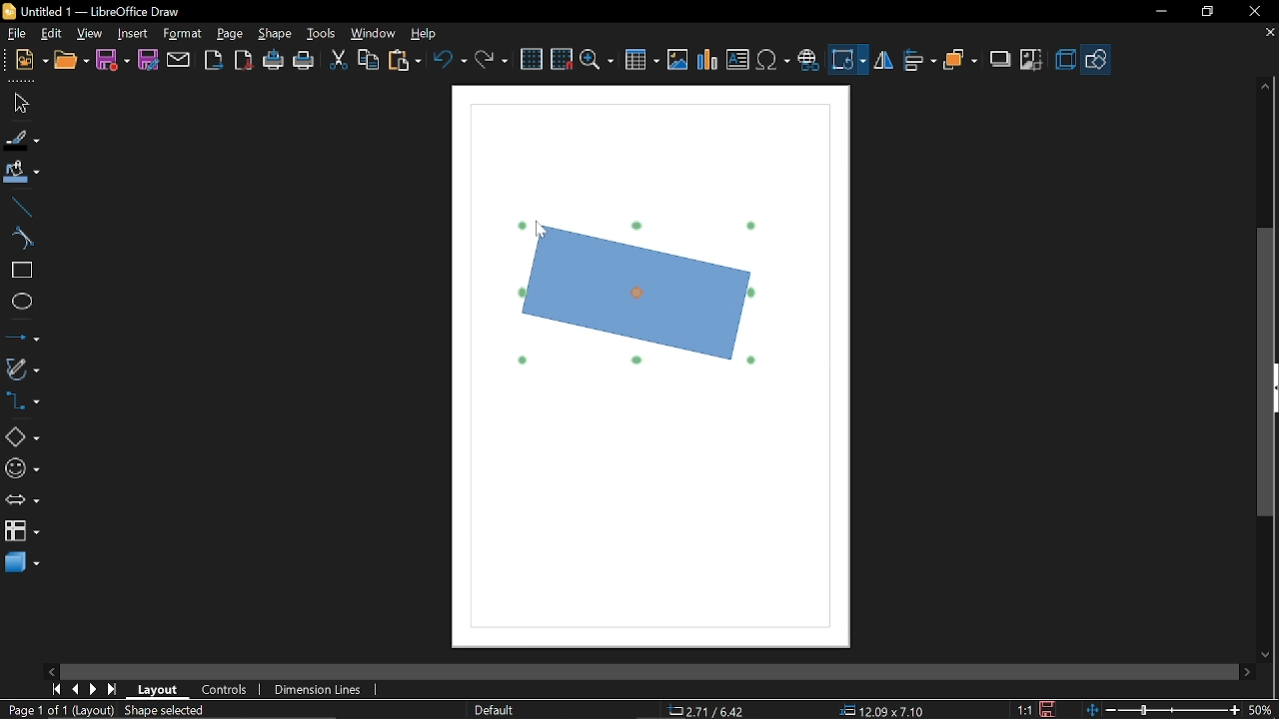 The height and width of the screenshot is (719, 1279). Describe the element at coordinates (1269, 34) in the screenshot. I see `close tab` at that location.